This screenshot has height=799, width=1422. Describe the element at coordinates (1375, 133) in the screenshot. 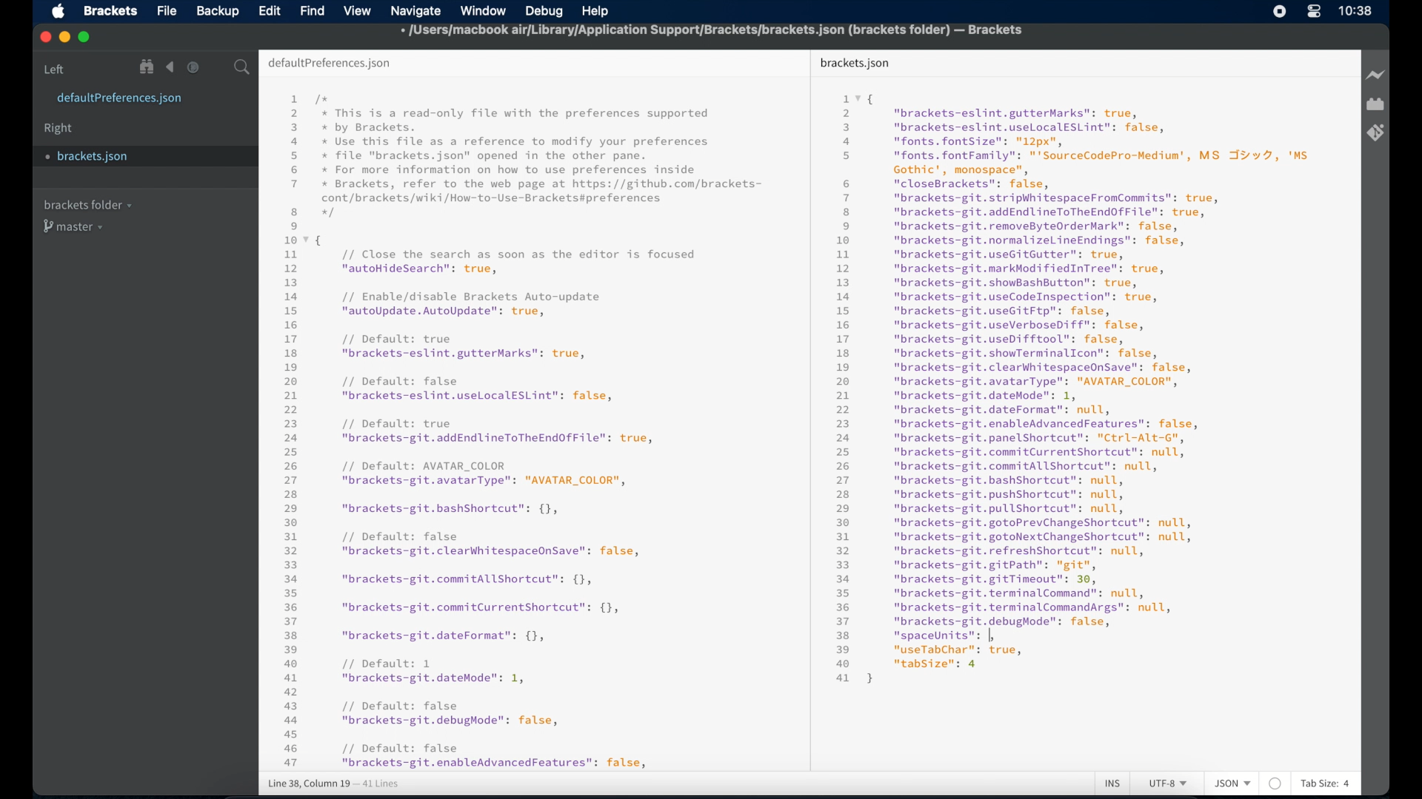

I see `brackets  git extension` at that location.